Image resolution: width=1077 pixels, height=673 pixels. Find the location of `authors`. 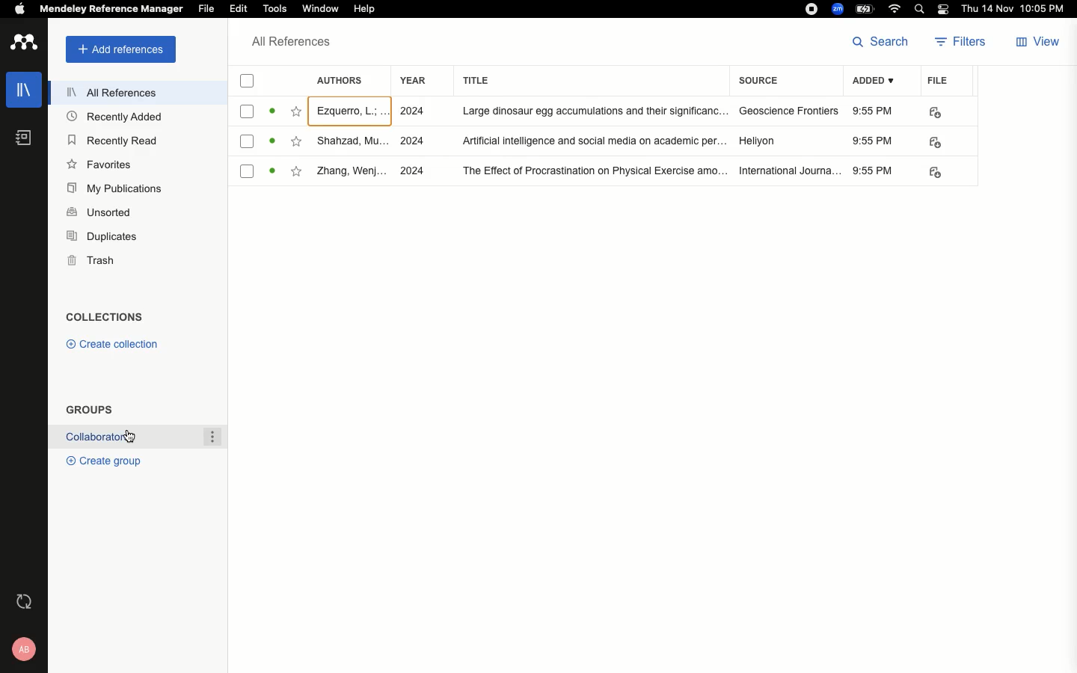

authors is located at coordinates (353, 139).